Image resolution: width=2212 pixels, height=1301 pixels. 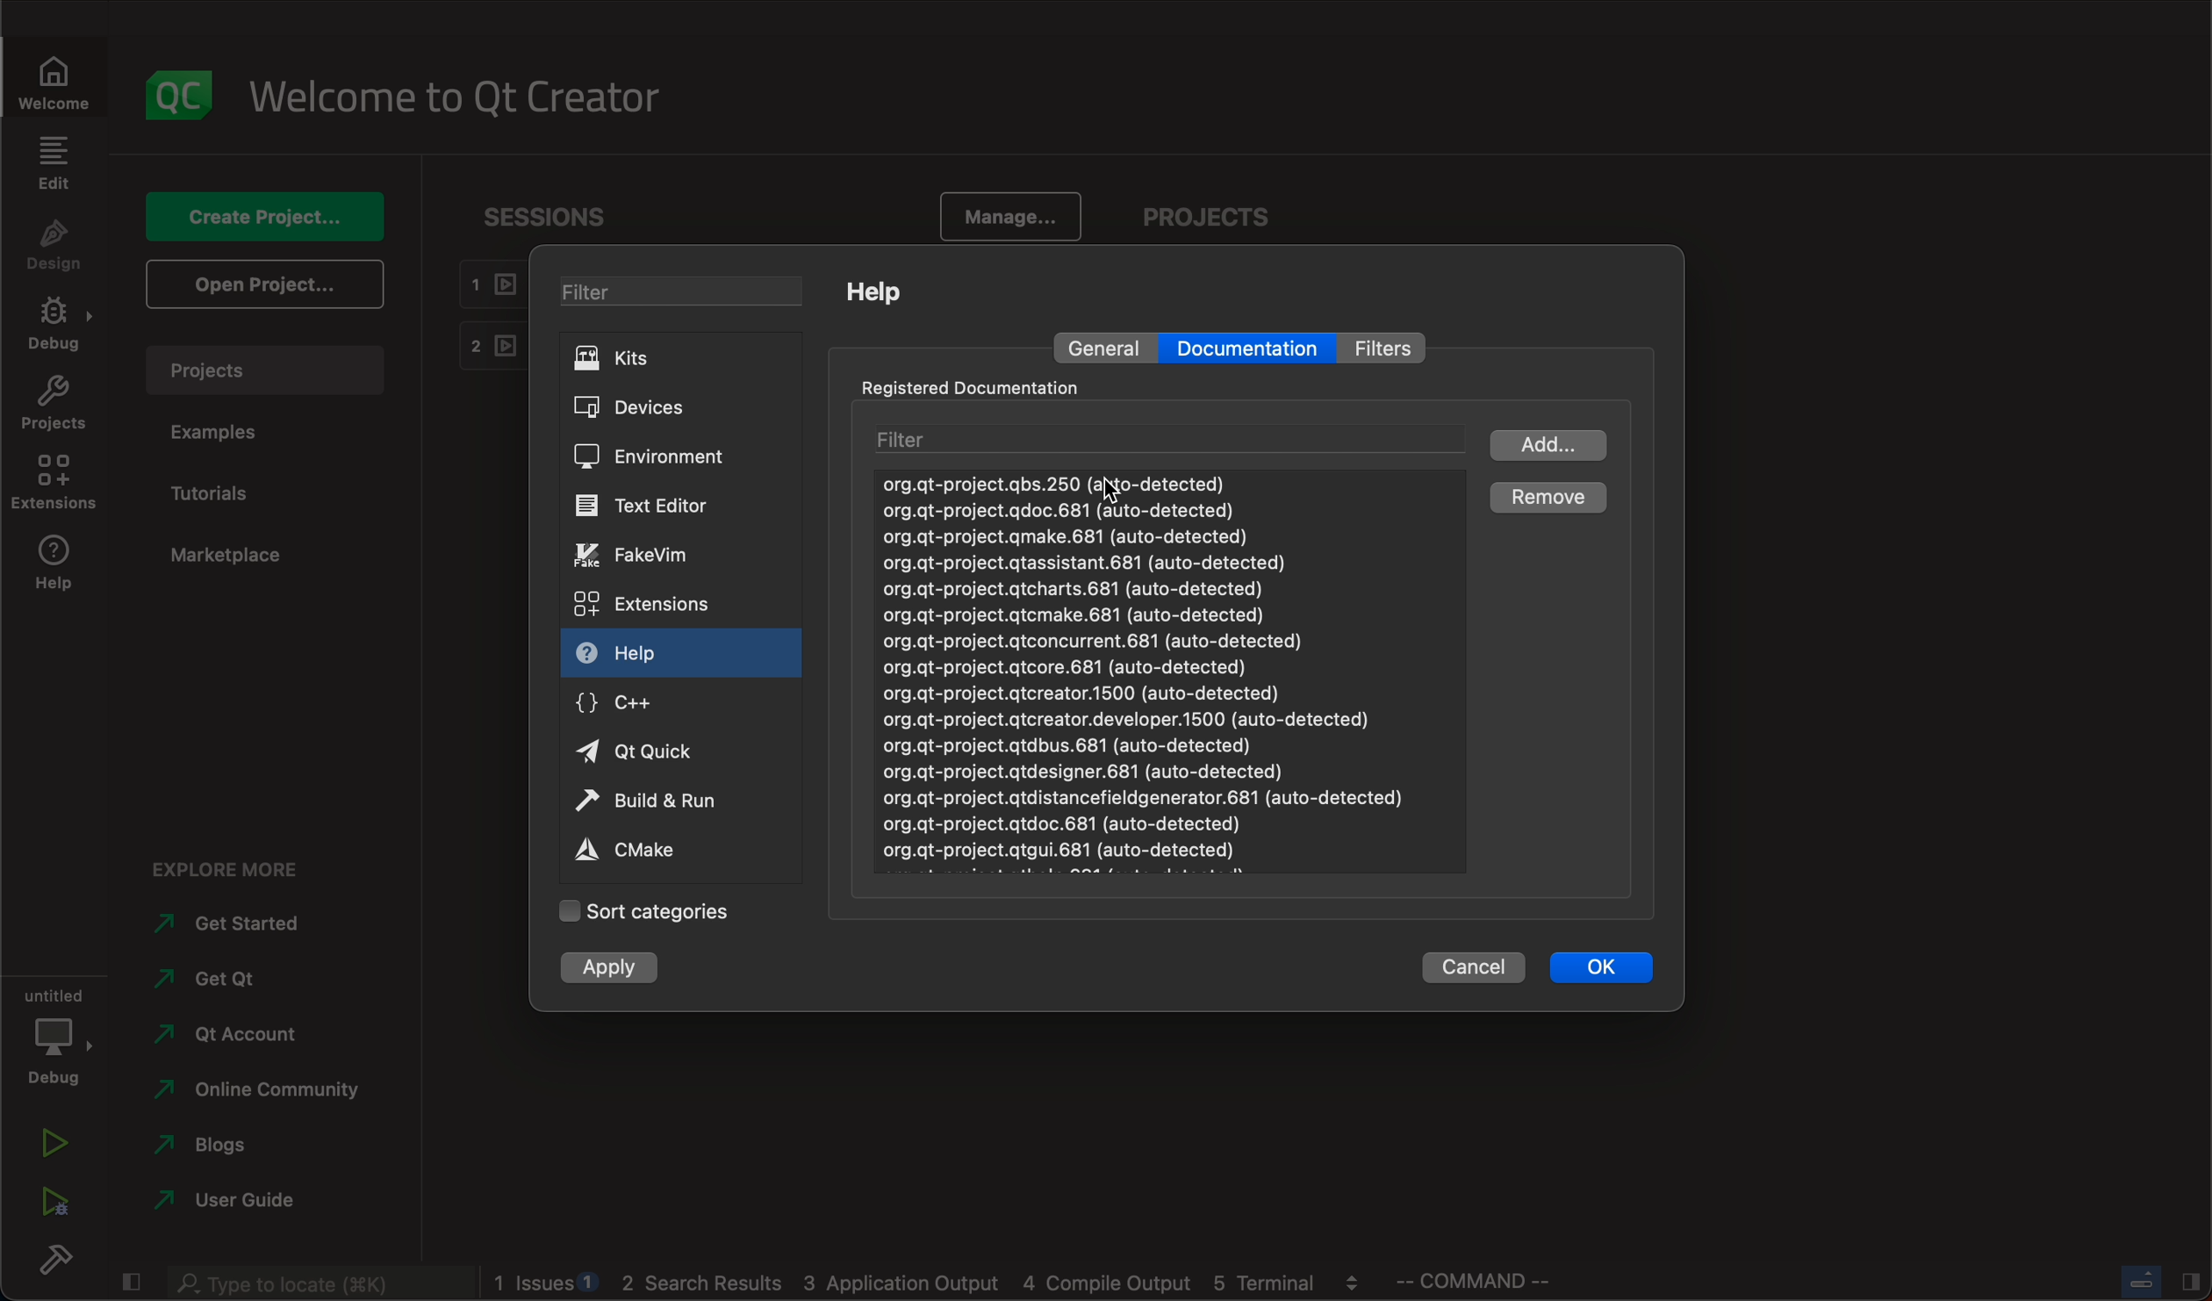 What do you see at coordinates (686, 291) in the screenshot?
I see `filter` at bounding box center [686, 291].